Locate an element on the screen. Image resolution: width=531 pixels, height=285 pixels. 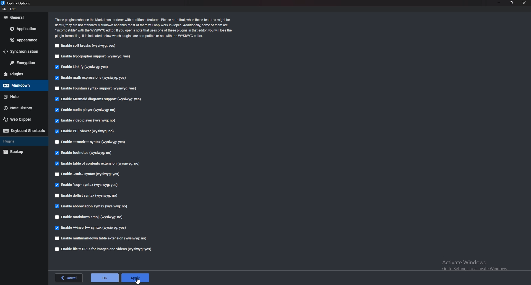
enable Mark Syntax is located at coordinates (99, 142).